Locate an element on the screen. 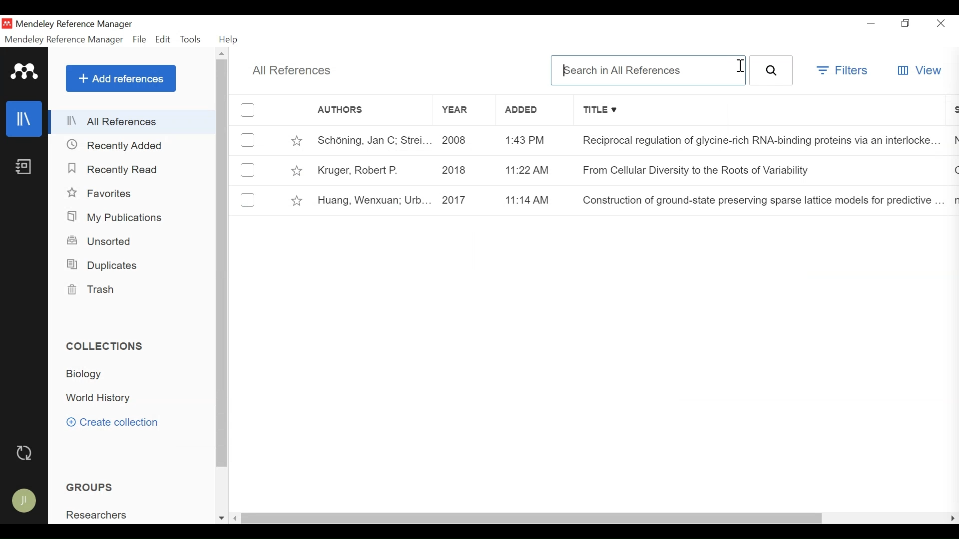 This screenshot has height=539, width=959. Restore is located at coordinates (906, 23).